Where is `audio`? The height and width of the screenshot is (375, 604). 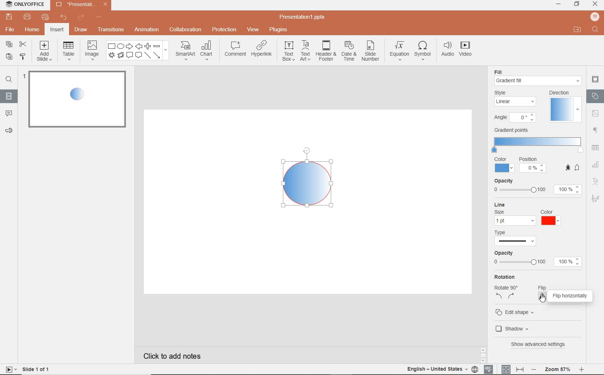
audio is located at coordinates (447, 50).